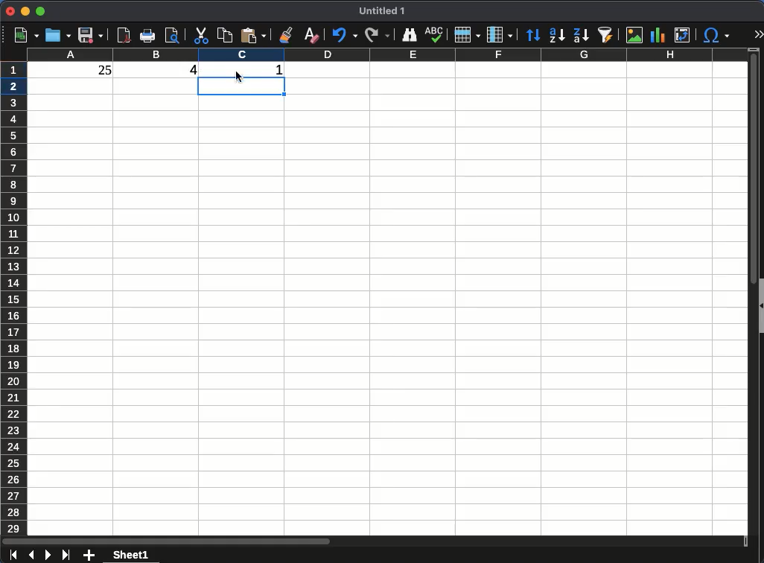  Describe the element at coordinates (285, 34) in the screenshot. I see `clone formatting` at that location.